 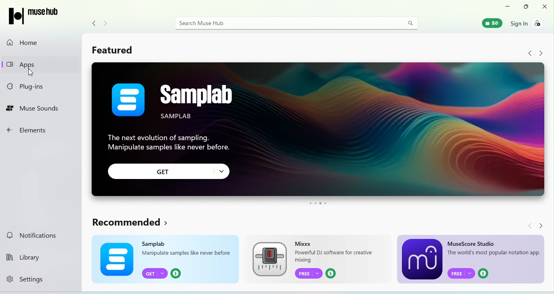 I want to click on &0, so click(x=492, y=23).